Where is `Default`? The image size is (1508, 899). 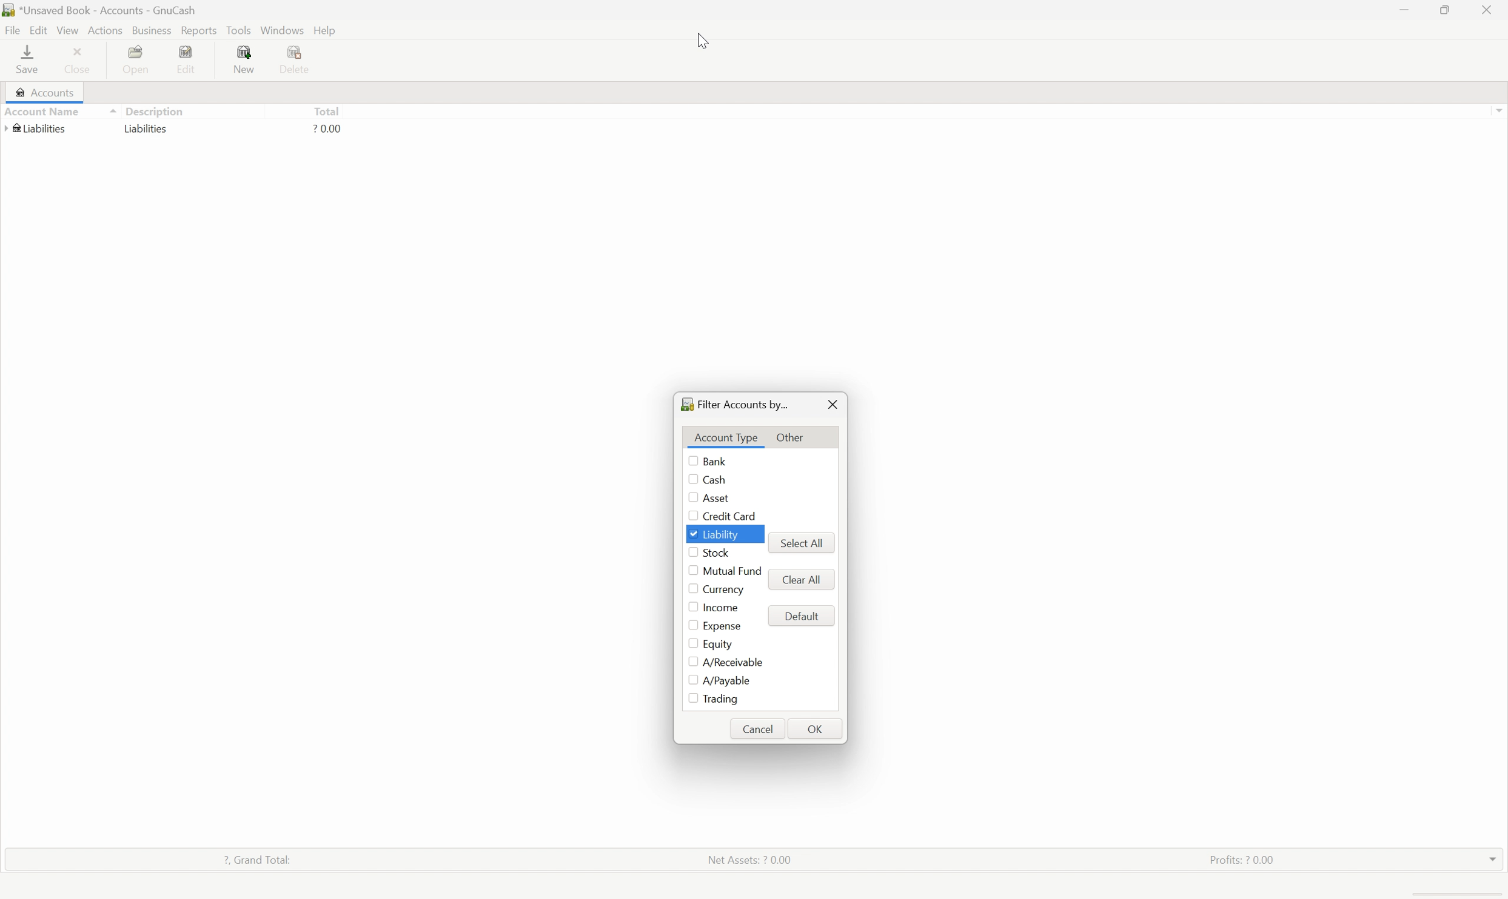
Default is located at coordinates (802, 617).